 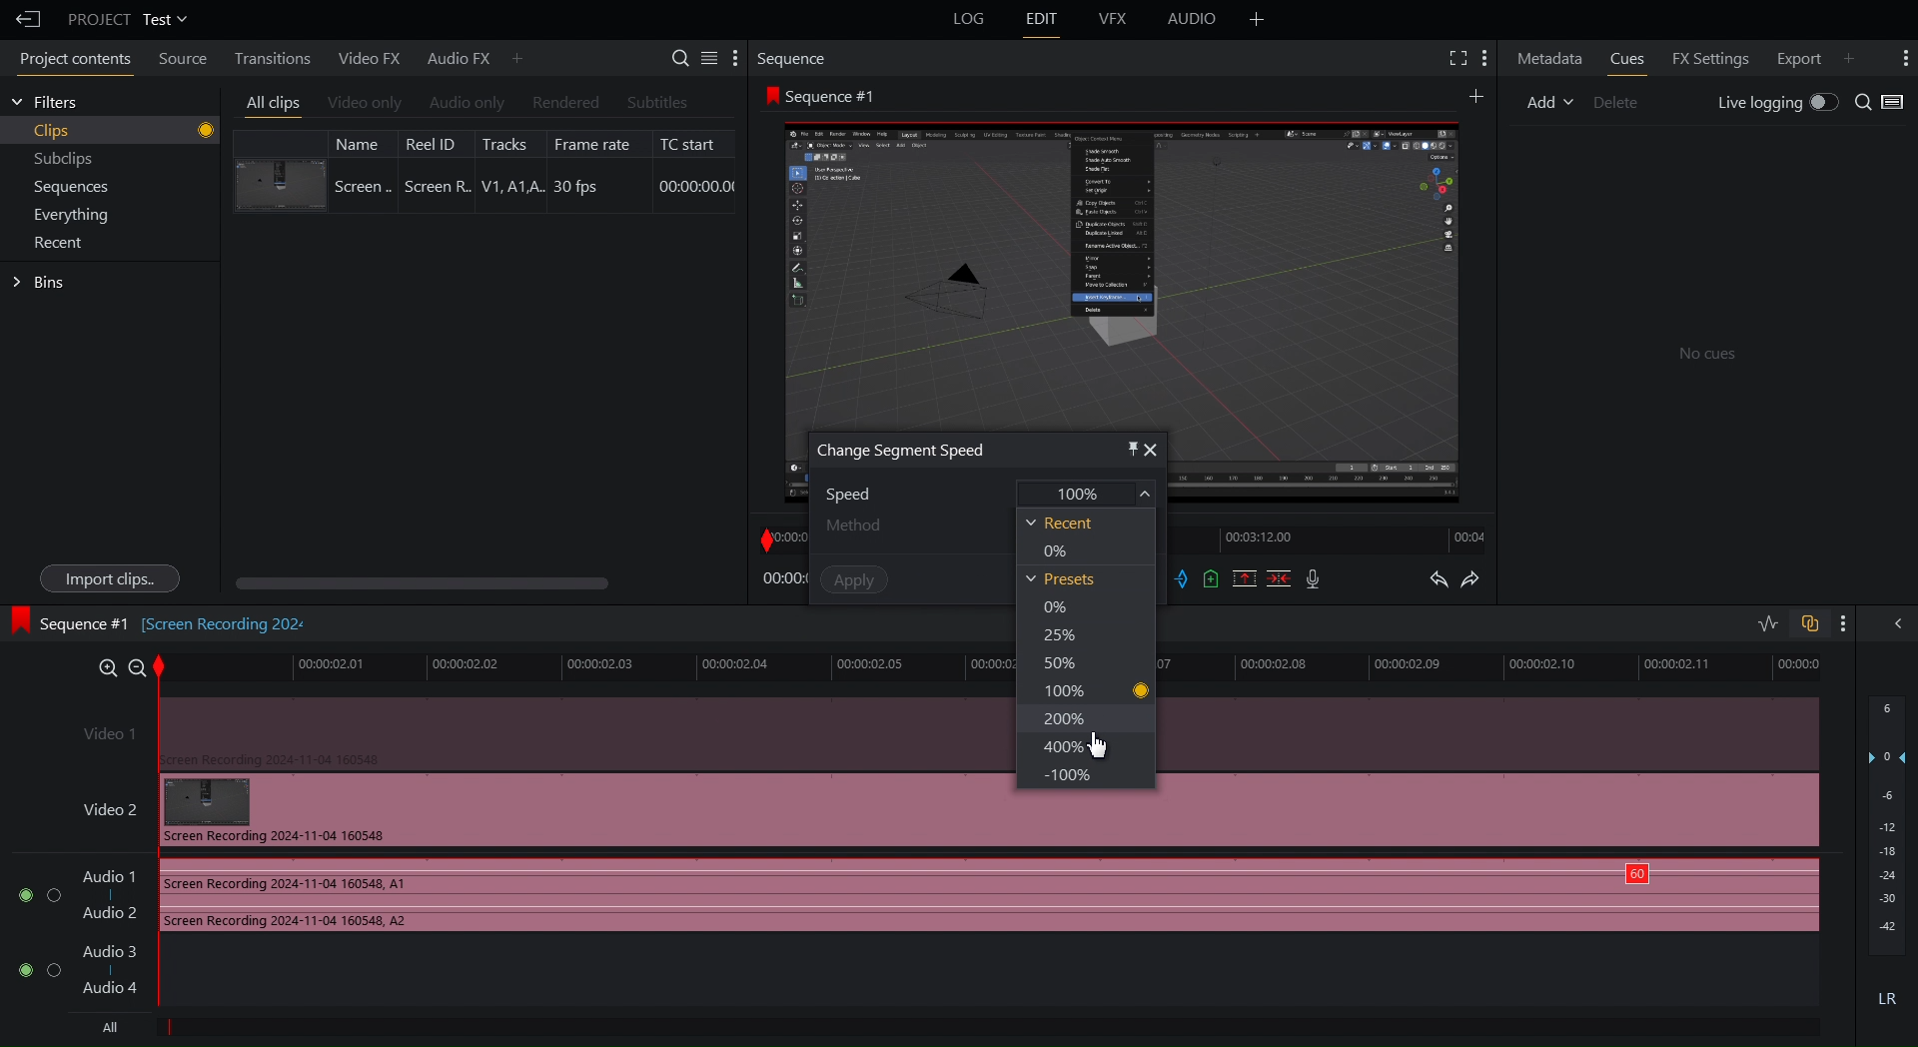 What do you see at coordinates (105, 1028) in the screenshot?
I see `All` at bounding box center [105, 1028].